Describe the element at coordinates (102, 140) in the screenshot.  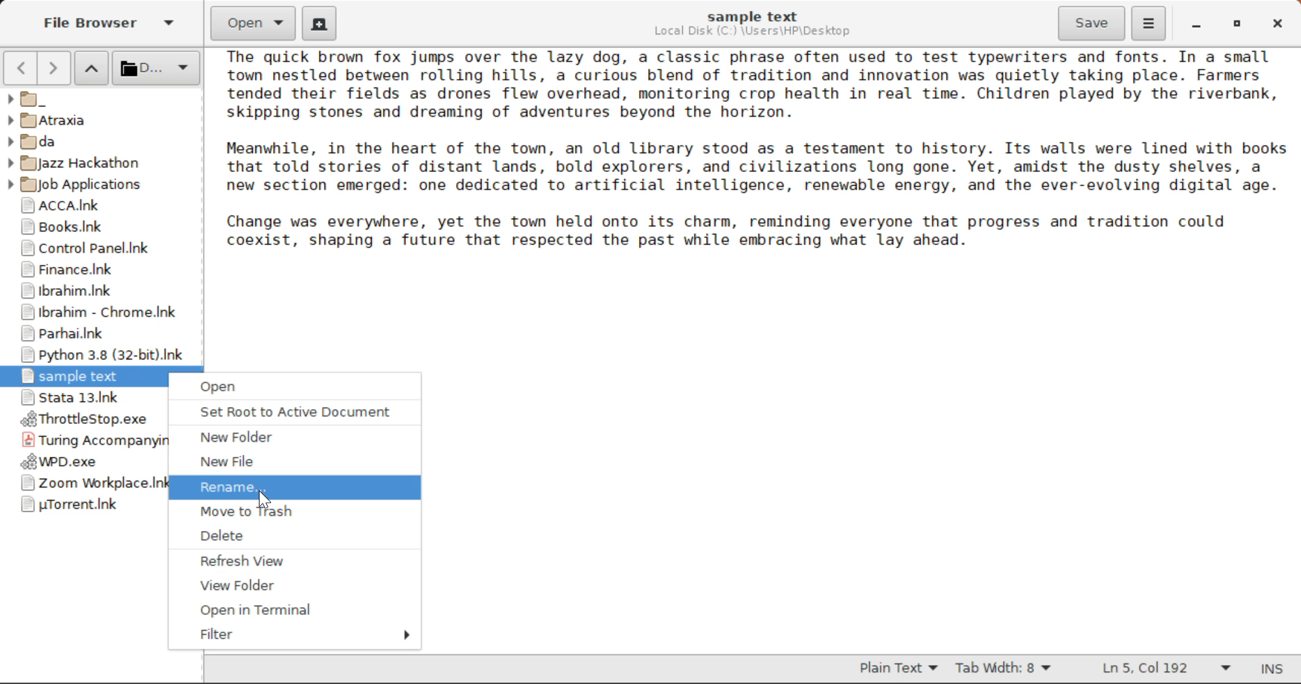
I see `da Folder` at that location.